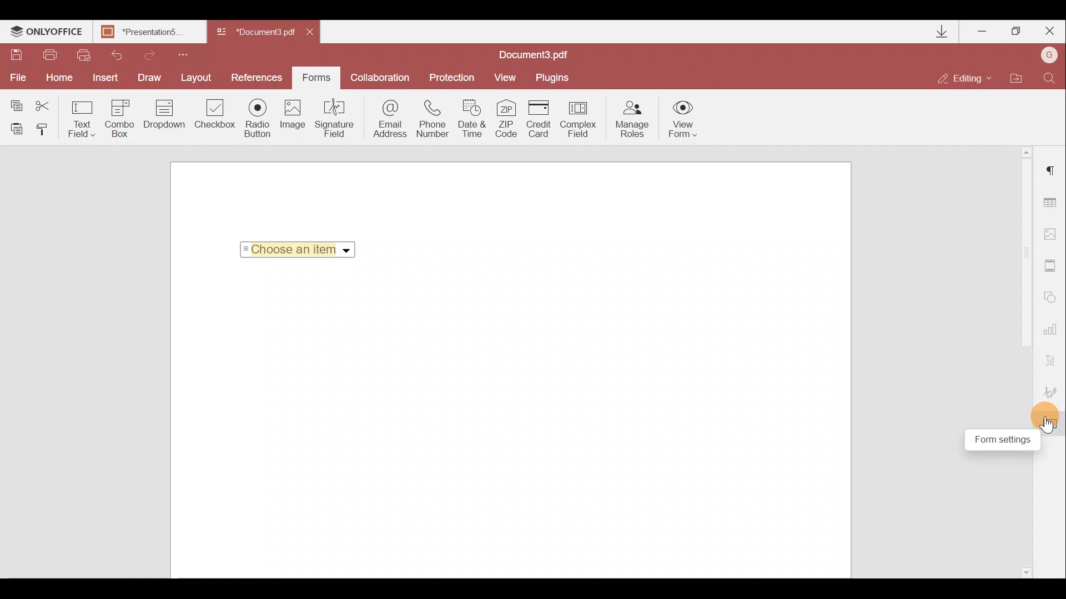  I want to click on Close, so click(1049, 29).